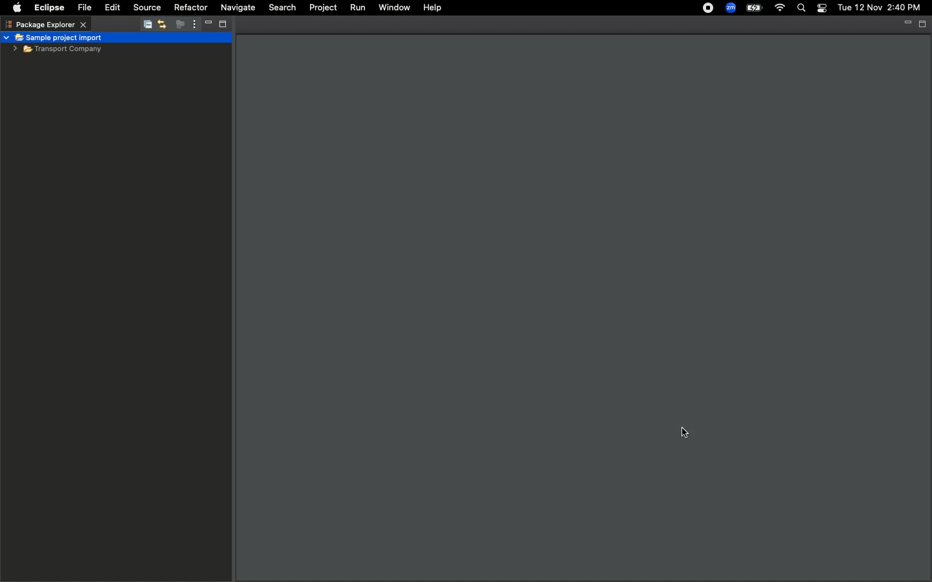  Describe the element at coordinates (236, 9) in the screenshot. I see `Navigate` at that location.